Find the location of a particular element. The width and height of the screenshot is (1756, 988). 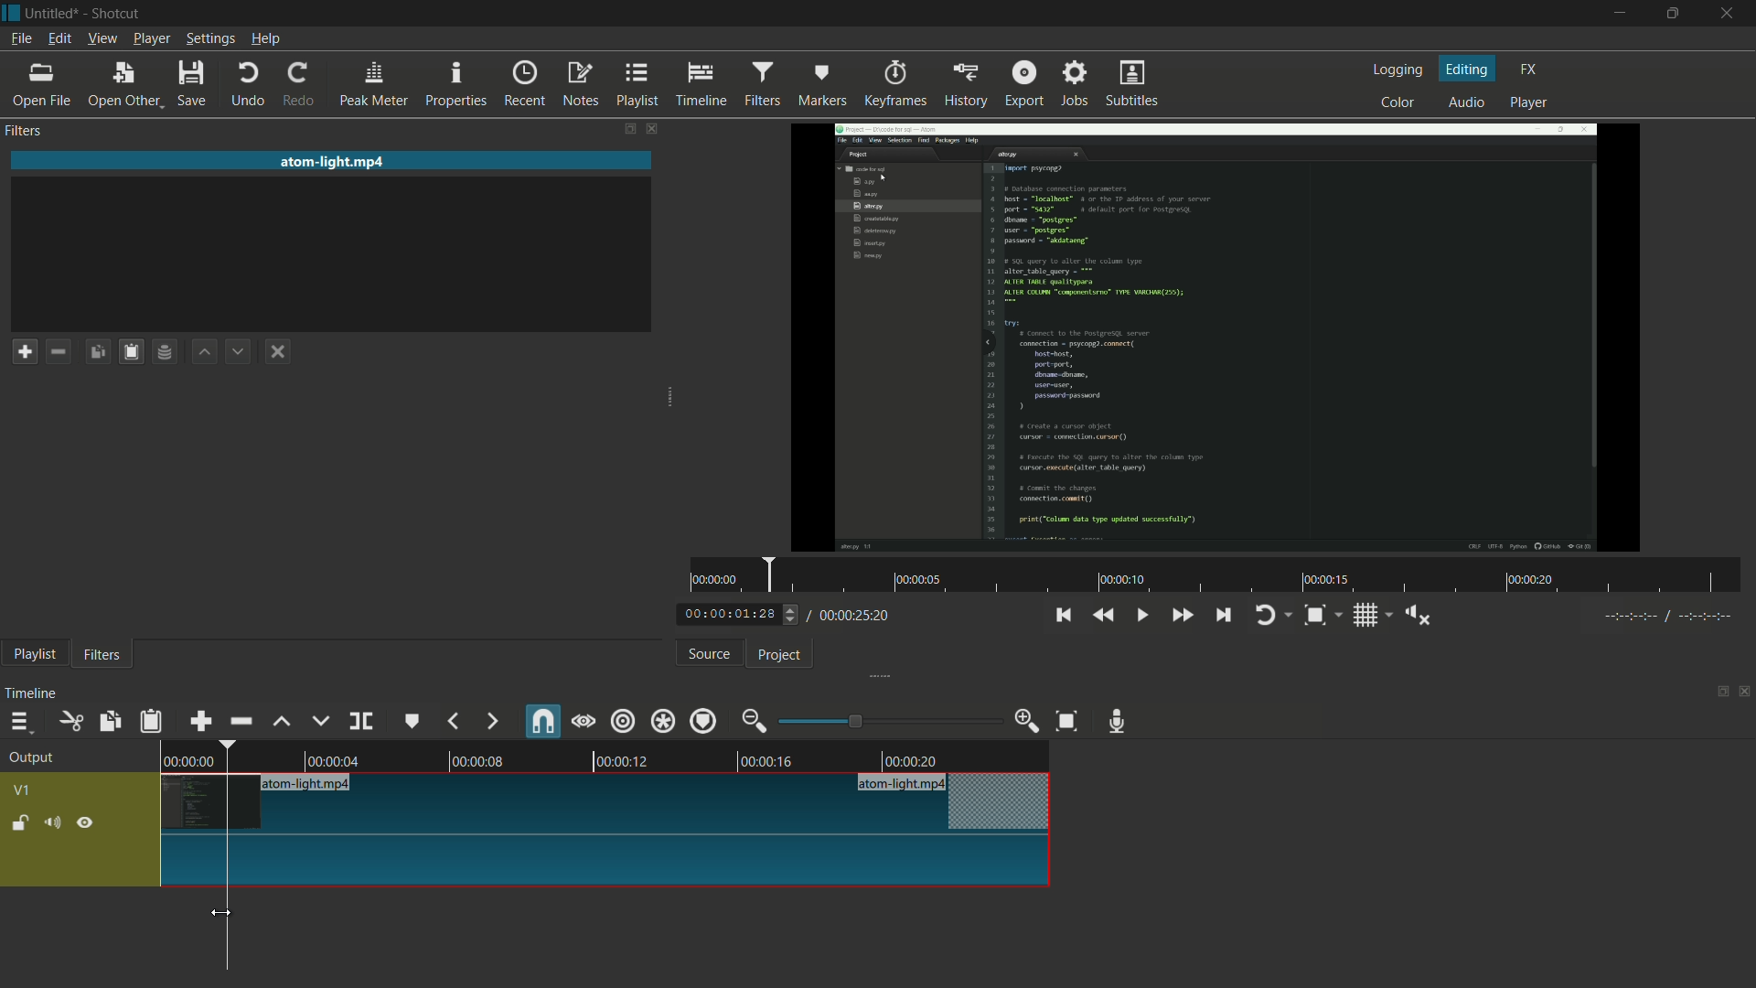

video track v1 is located at coordinates (607, 803).